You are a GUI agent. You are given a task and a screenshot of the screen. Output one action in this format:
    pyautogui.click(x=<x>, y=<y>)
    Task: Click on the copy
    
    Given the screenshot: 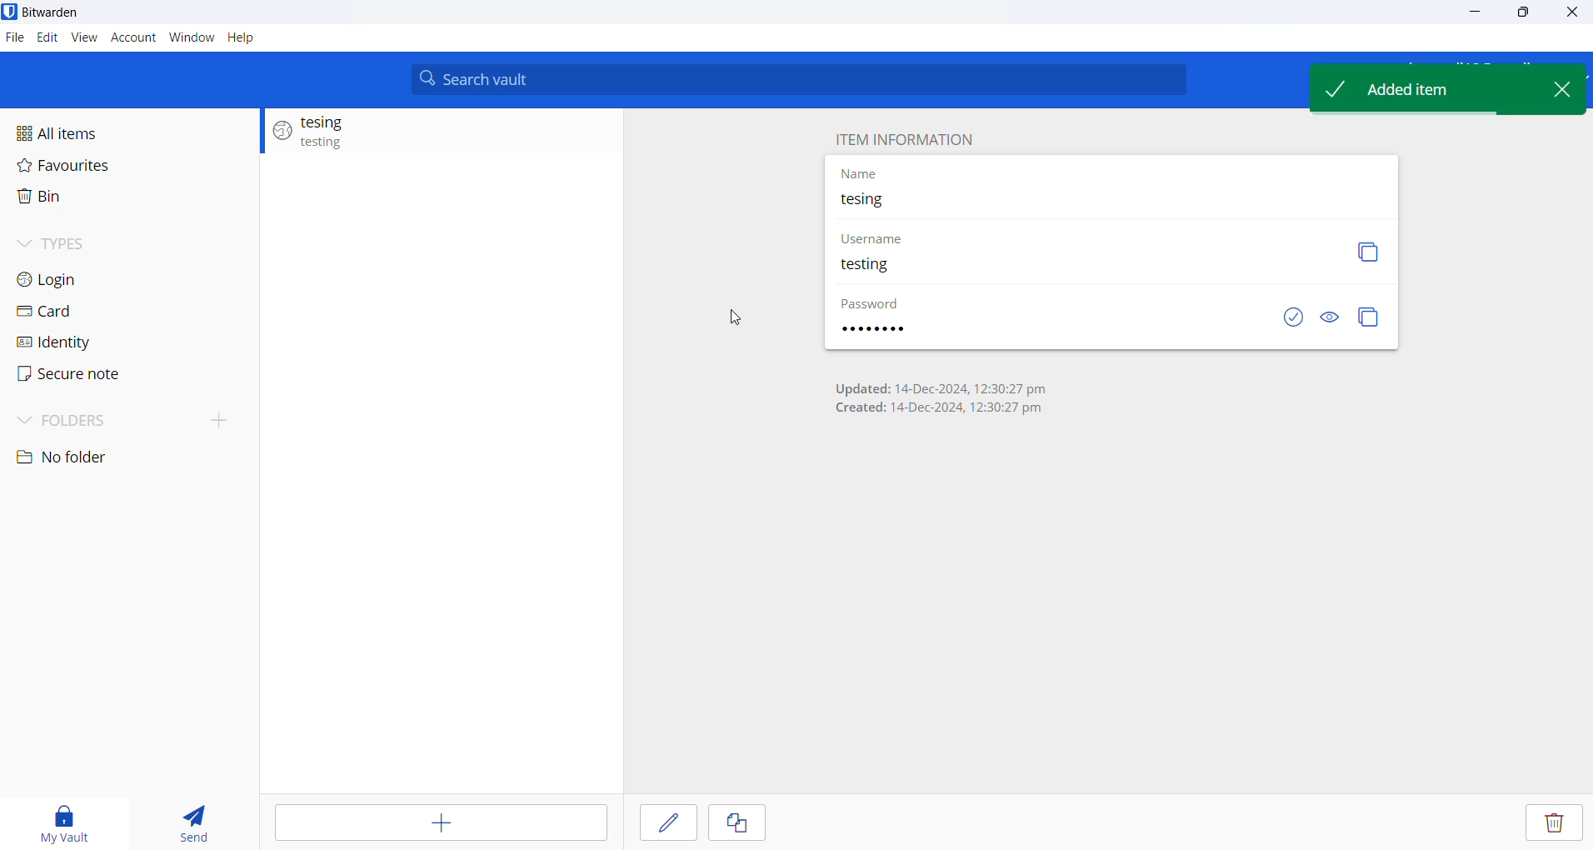 What is the action you would take?
    pyautogui.click(x=1371, y=321)
    